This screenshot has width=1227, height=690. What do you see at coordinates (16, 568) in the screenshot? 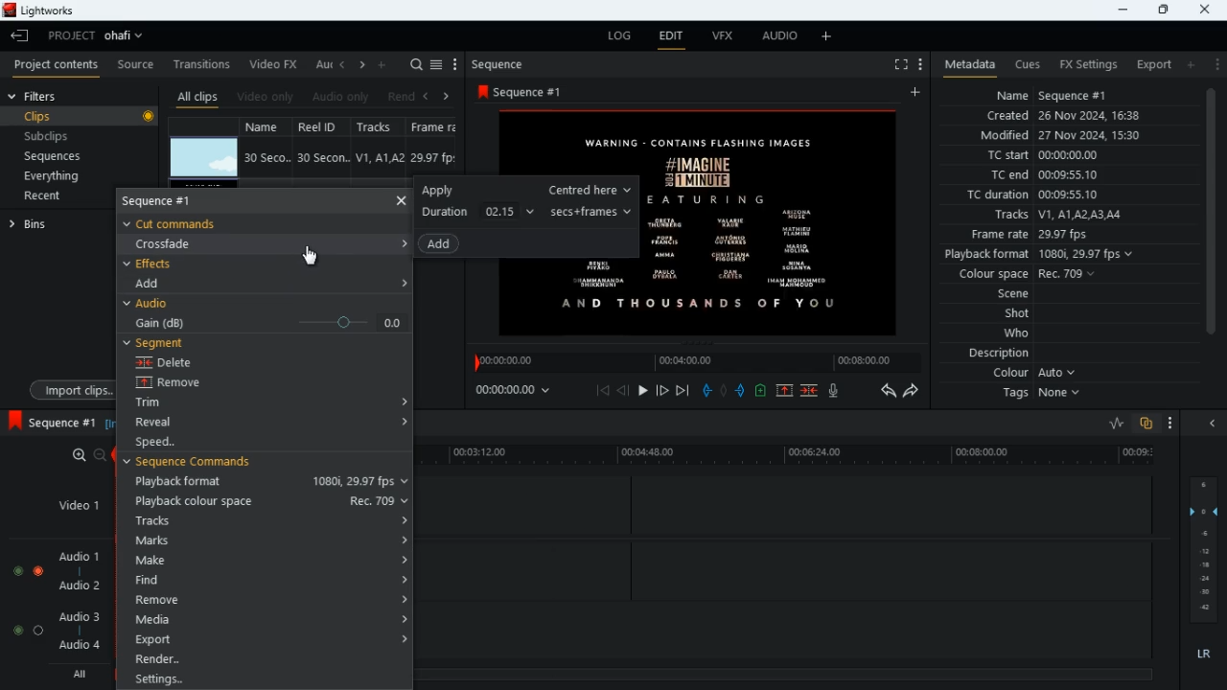
I see `toggle` at bounding box center [16, 568].